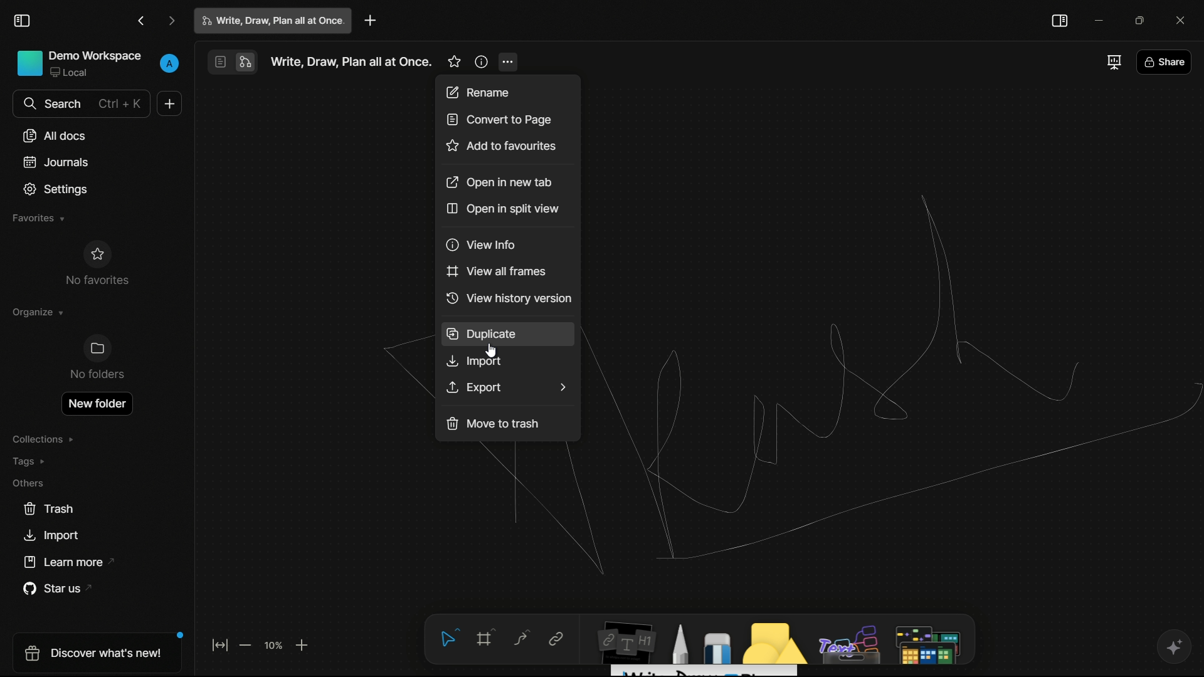 The height and width of the screenshot is (677, 1204). I want to click on No folder, so click(96, 374).